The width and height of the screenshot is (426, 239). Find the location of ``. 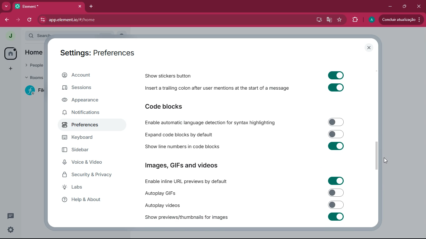

 is located at coordinates (336, 88).